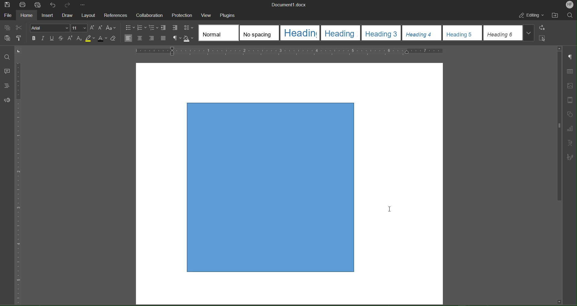 This screenshot has height=306, width=577. I want to click on Vertical scroll bar, so click(557, 129).